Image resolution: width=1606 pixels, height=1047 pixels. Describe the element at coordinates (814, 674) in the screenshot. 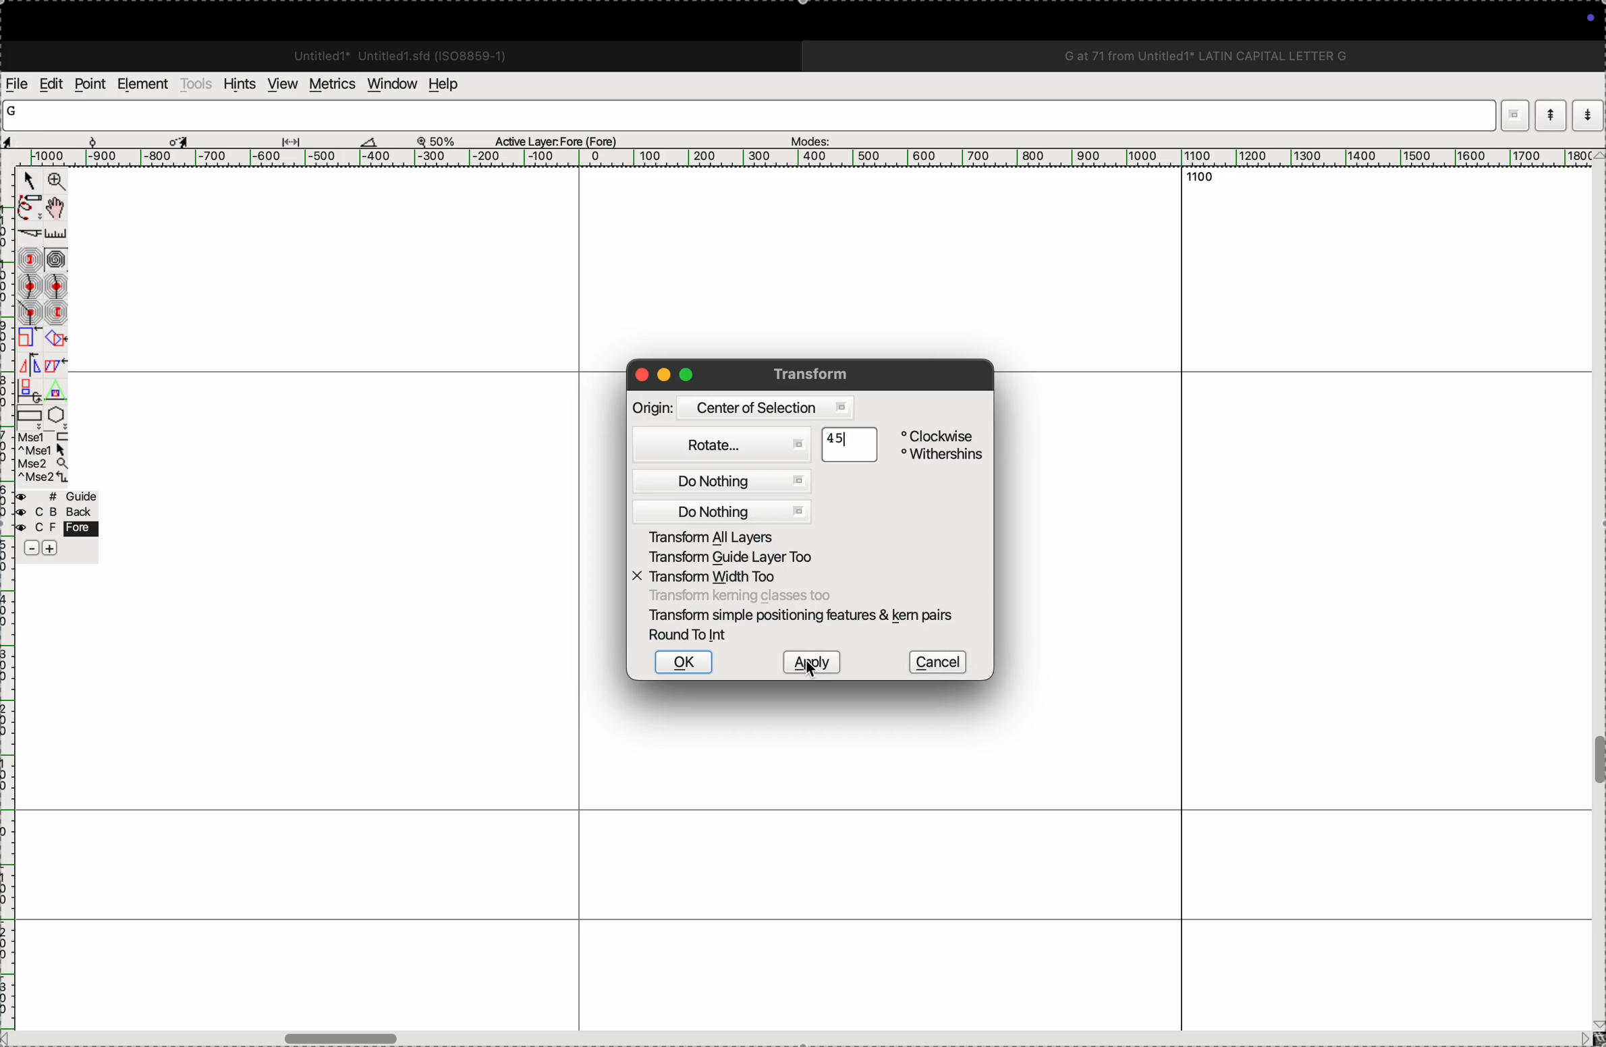

I see `cursor` at that location.